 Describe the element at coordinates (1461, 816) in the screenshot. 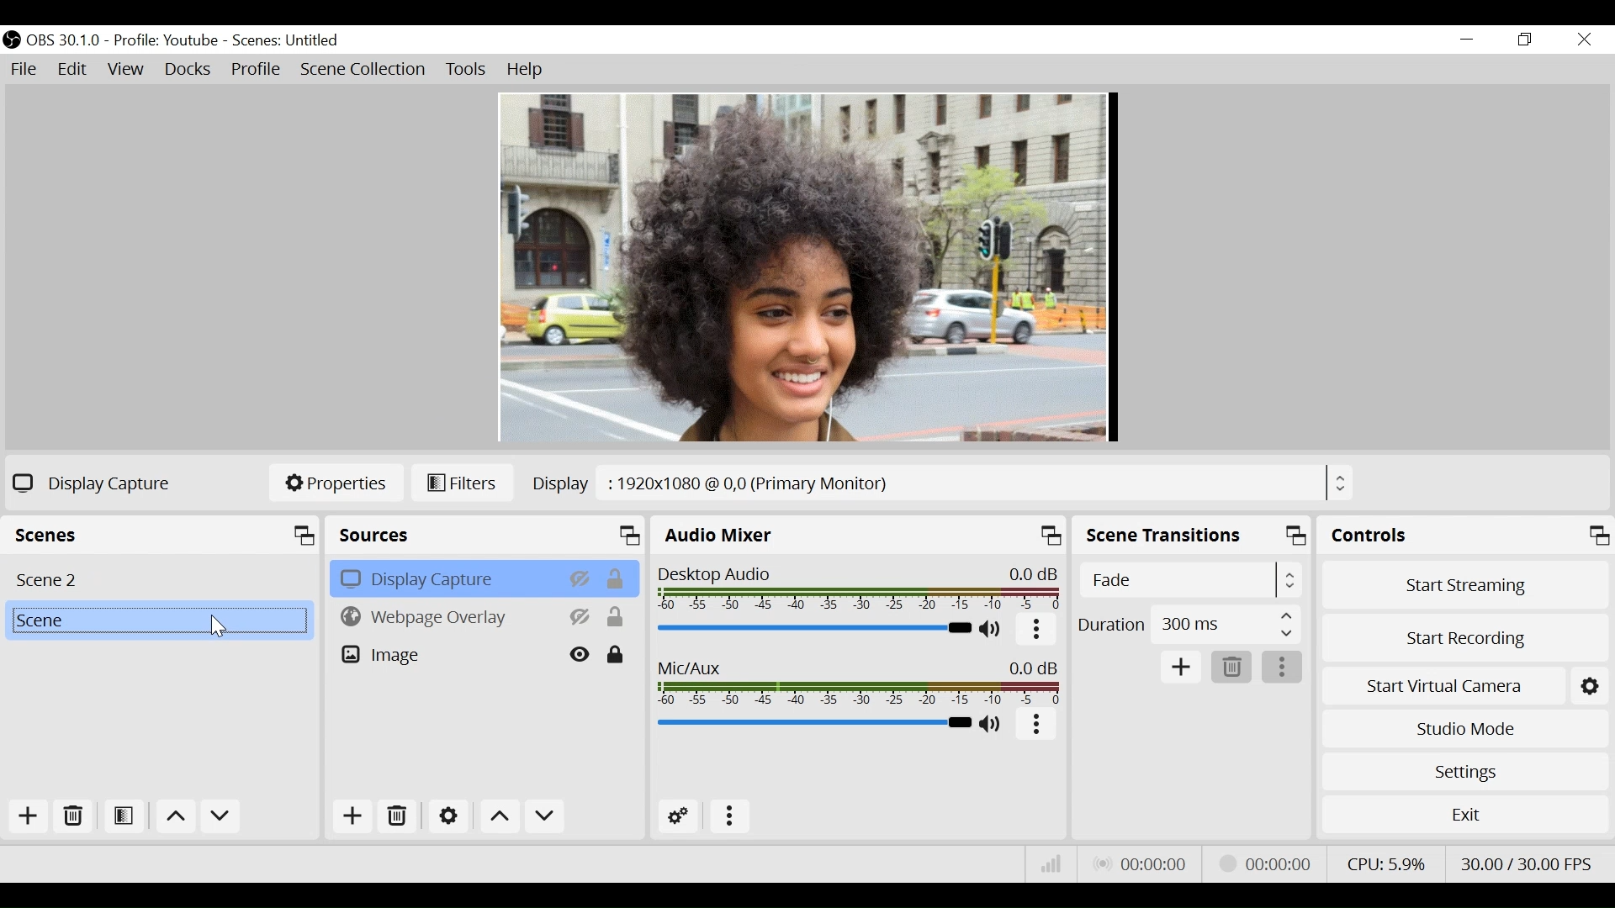

I see `Exit` at that location.